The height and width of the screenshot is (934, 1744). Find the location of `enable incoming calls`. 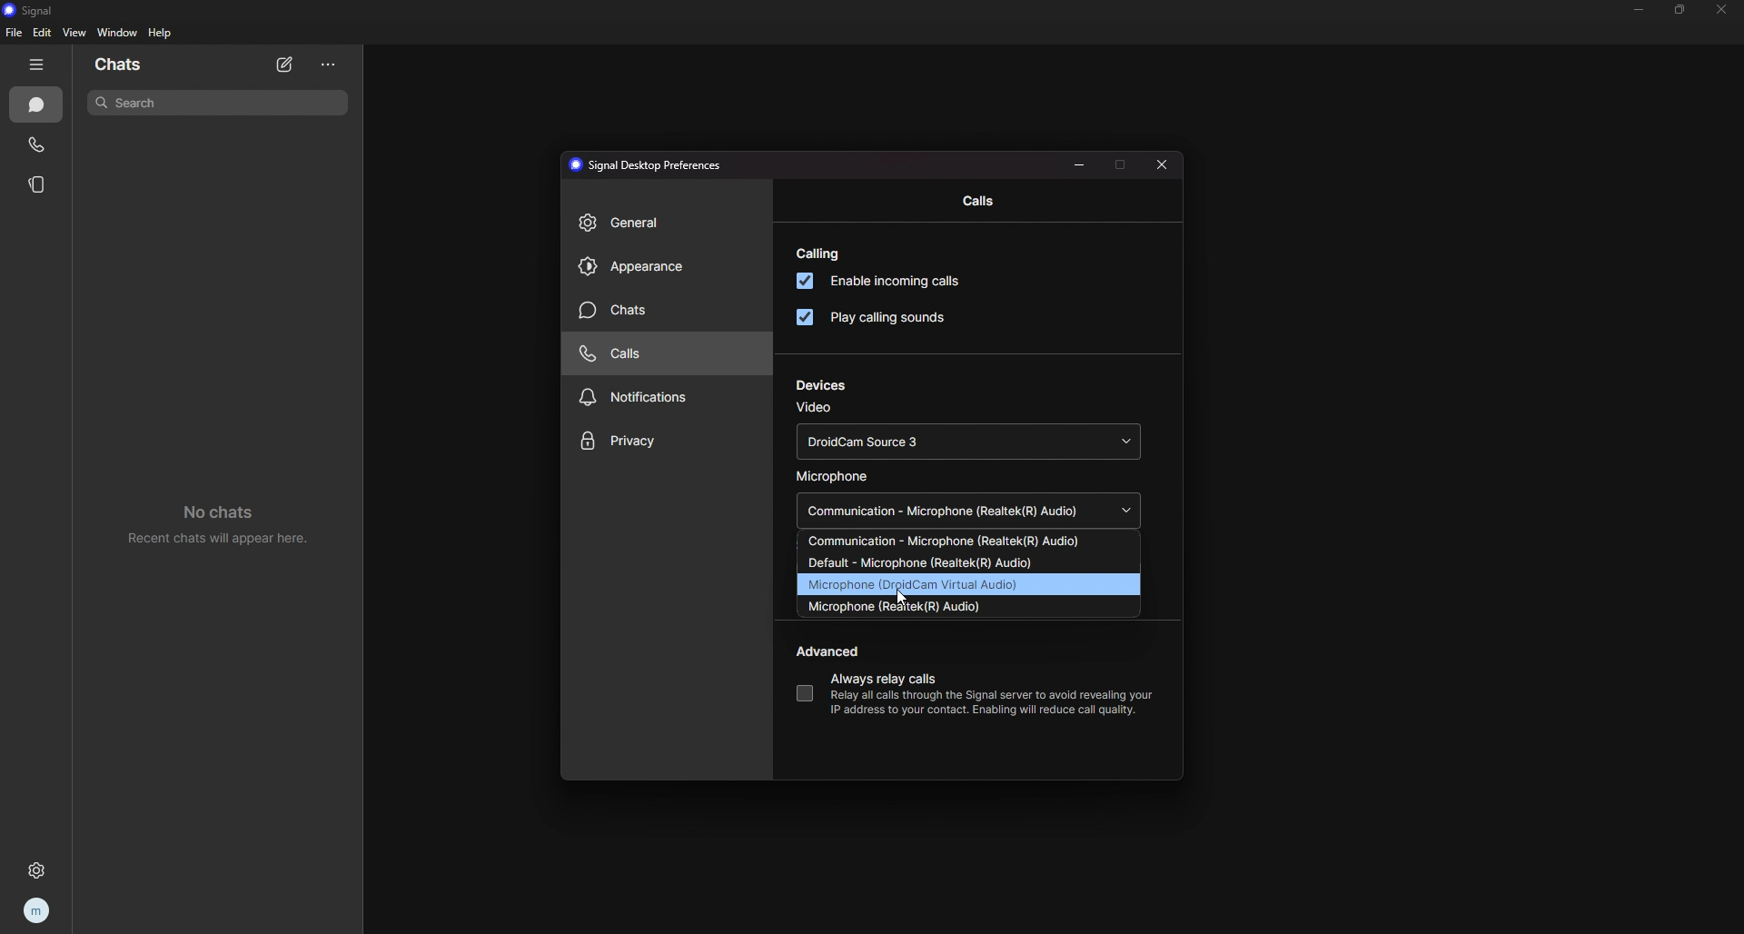

enable incoming calls is located at coordinates (888, 282).